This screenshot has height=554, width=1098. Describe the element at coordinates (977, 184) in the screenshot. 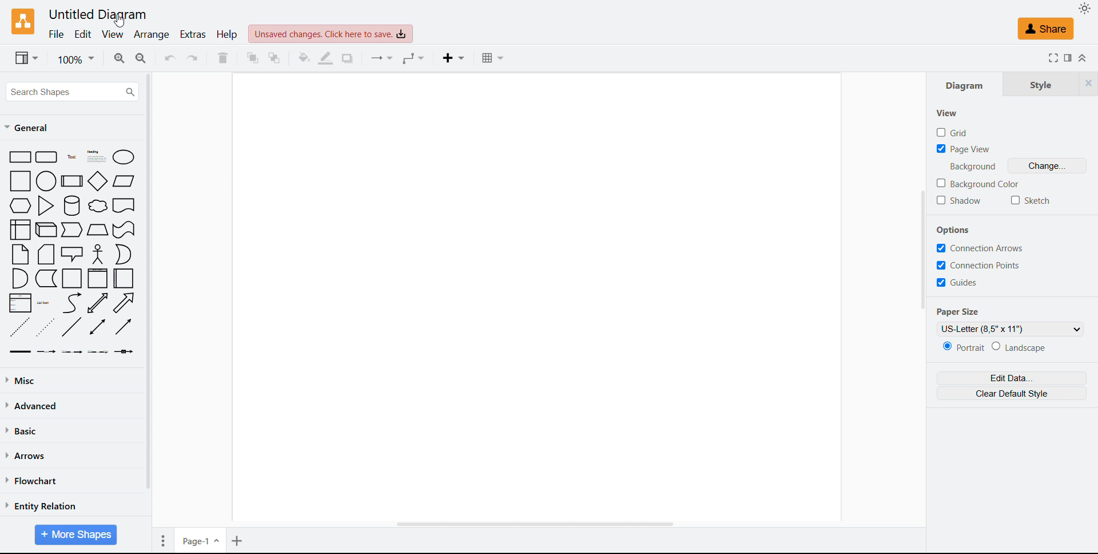

I see `Background Colour  ` at that location.